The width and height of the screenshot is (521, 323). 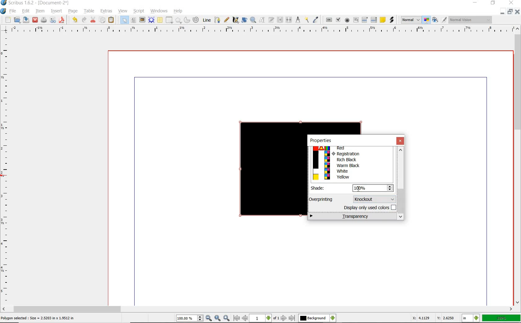 I want to click on link text frames, so click(x=279, y=20).